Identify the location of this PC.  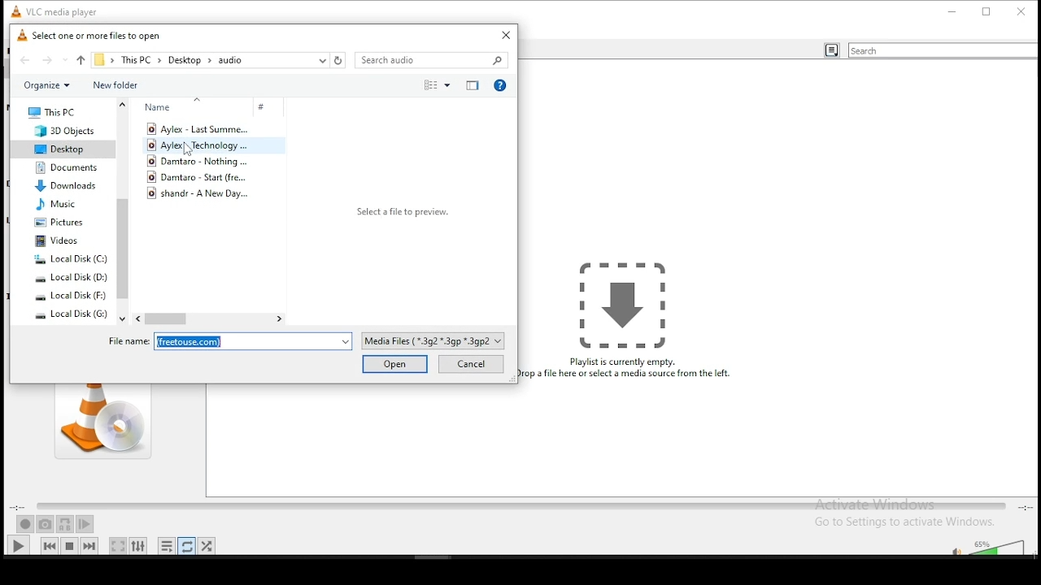
(138, 60).